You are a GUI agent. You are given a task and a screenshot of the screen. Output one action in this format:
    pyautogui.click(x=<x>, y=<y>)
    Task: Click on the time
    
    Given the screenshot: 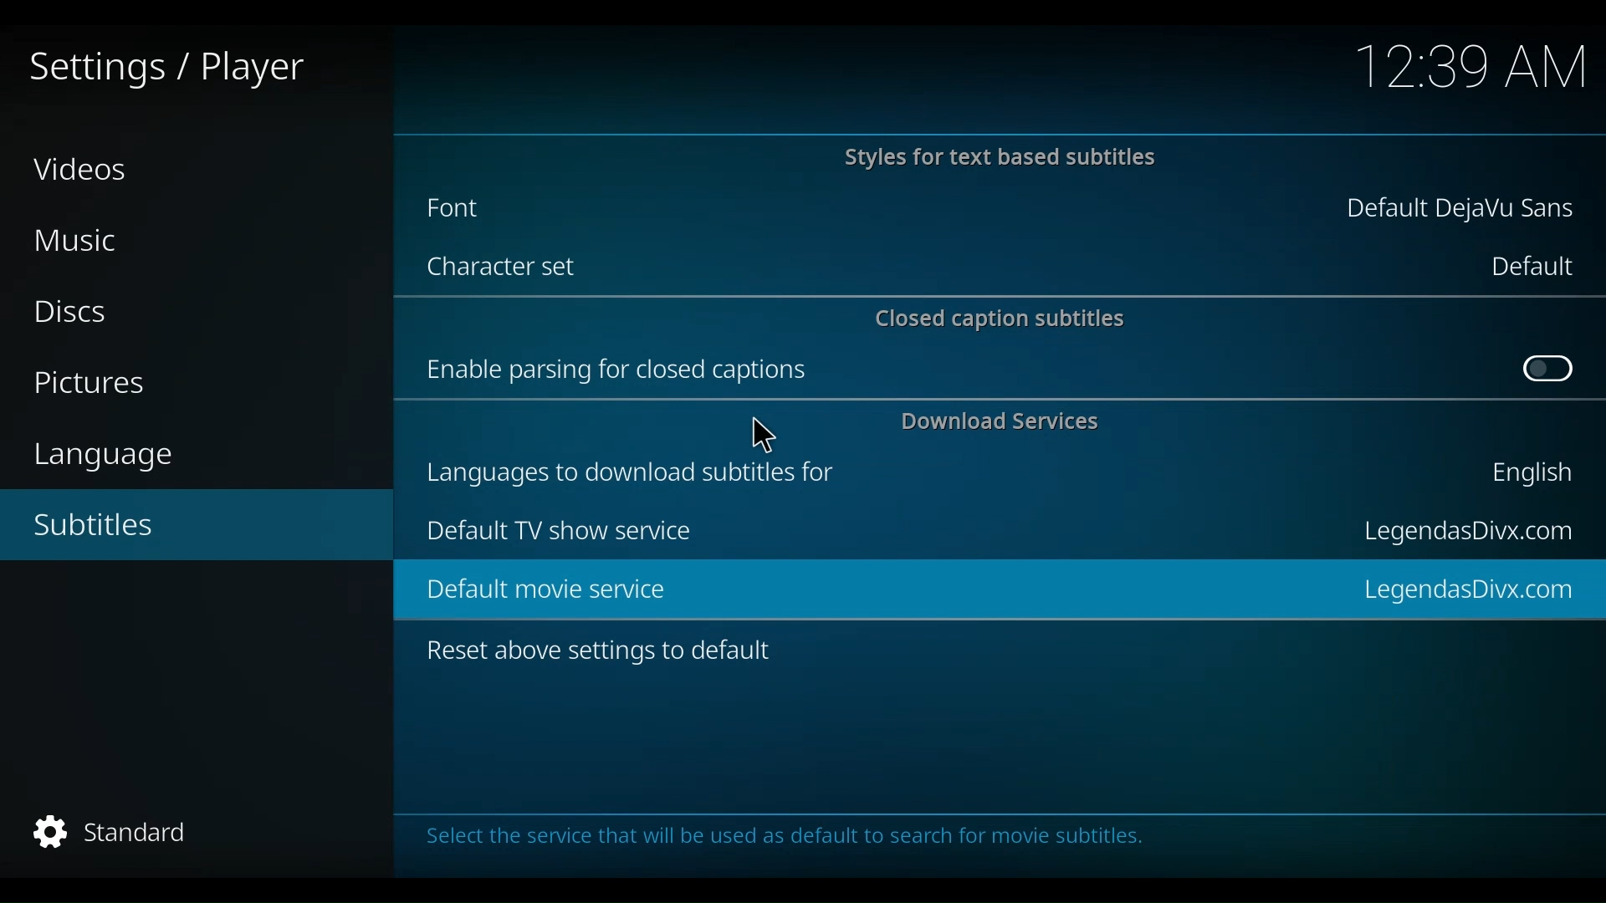 What is the action you would take?
    pyautogui.click(x=1473, y=69)
    